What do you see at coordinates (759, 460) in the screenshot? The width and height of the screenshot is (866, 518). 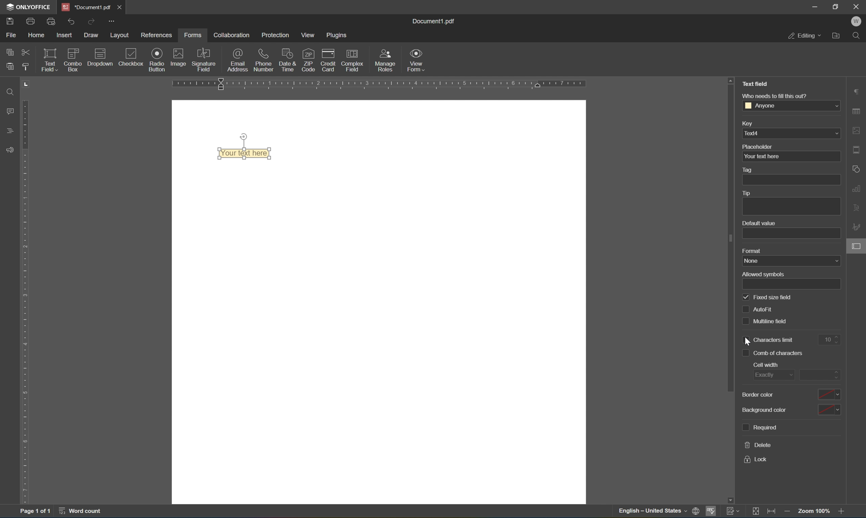 I see `lock` at bounding box center [759, 460].